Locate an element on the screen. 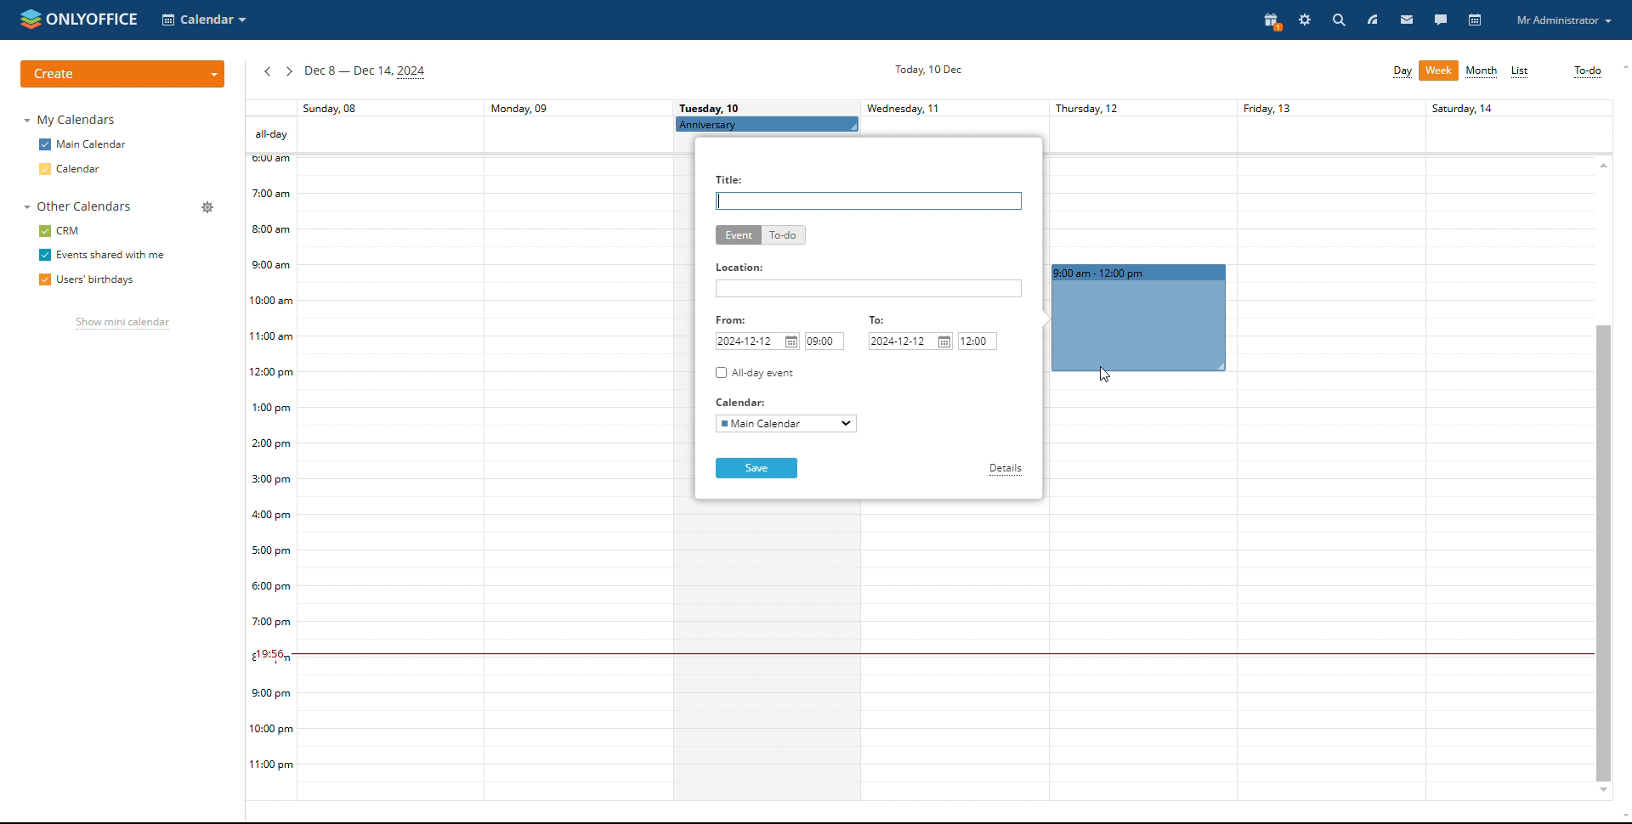 This screenshot has width=1632, height=824. talk is located at coordinates (1442, 20).